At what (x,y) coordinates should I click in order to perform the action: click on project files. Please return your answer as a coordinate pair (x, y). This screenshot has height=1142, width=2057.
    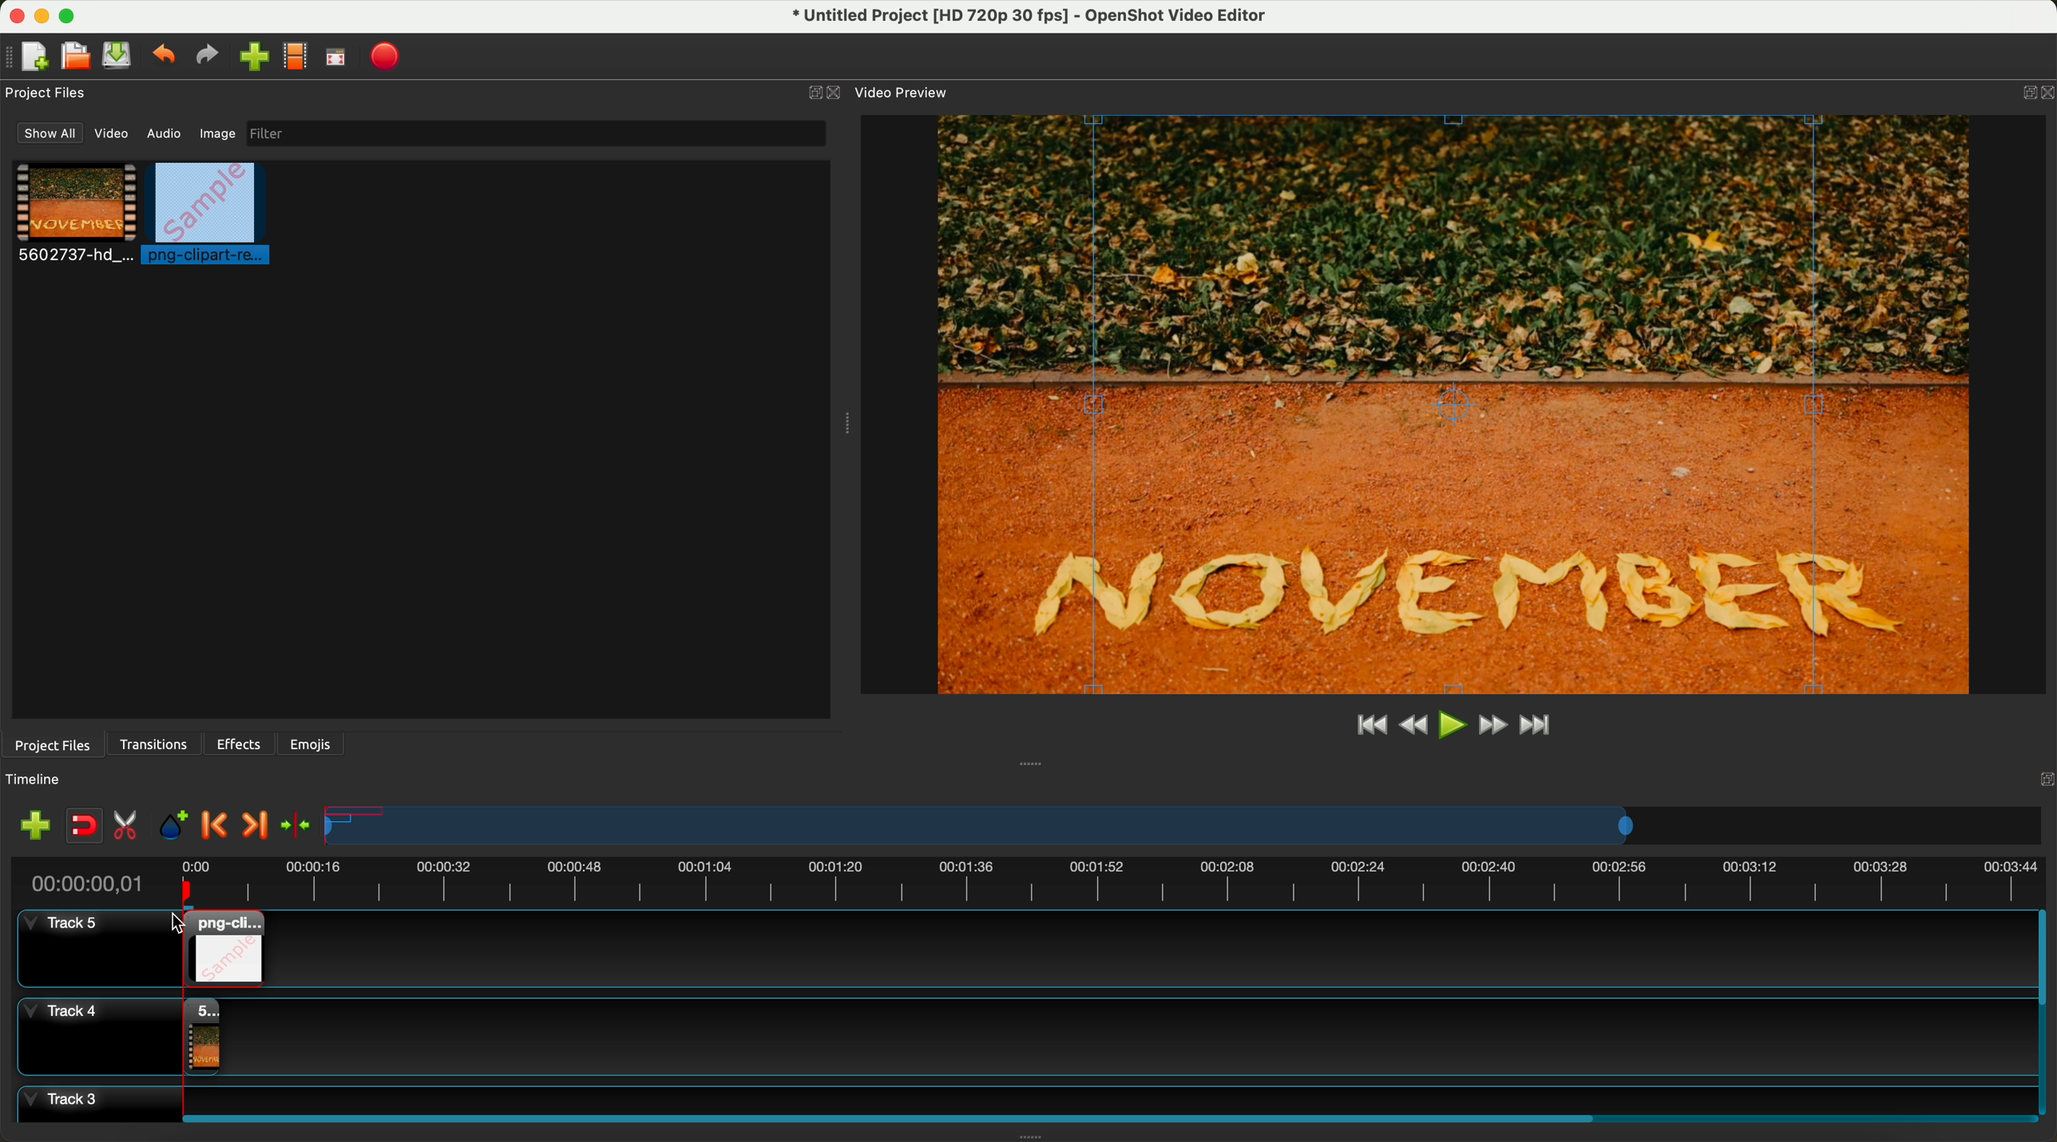
    Looking at the image, I should click on (50, 744).